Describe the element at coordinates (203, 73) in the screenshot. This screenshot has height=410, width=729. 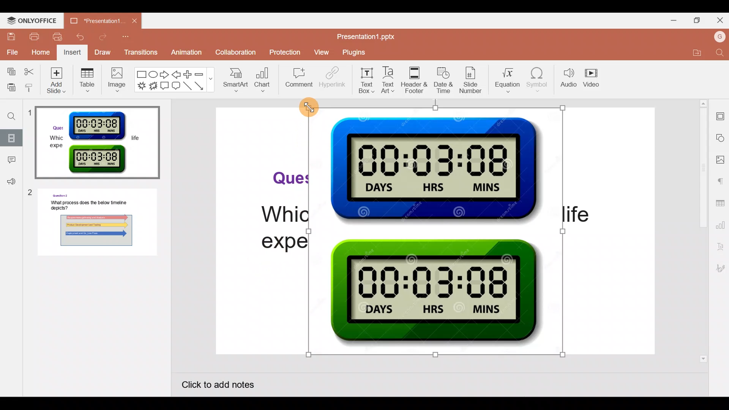
I see `Minus` at that location.